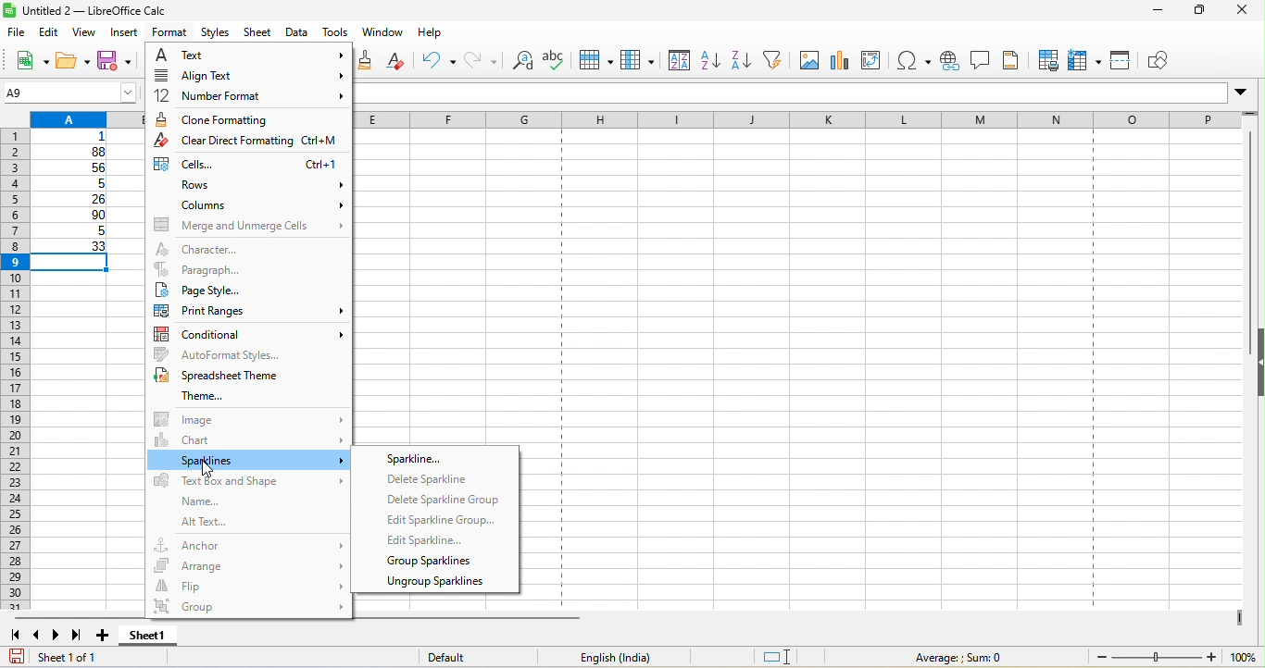  I want to click on file, so click(15, 31).